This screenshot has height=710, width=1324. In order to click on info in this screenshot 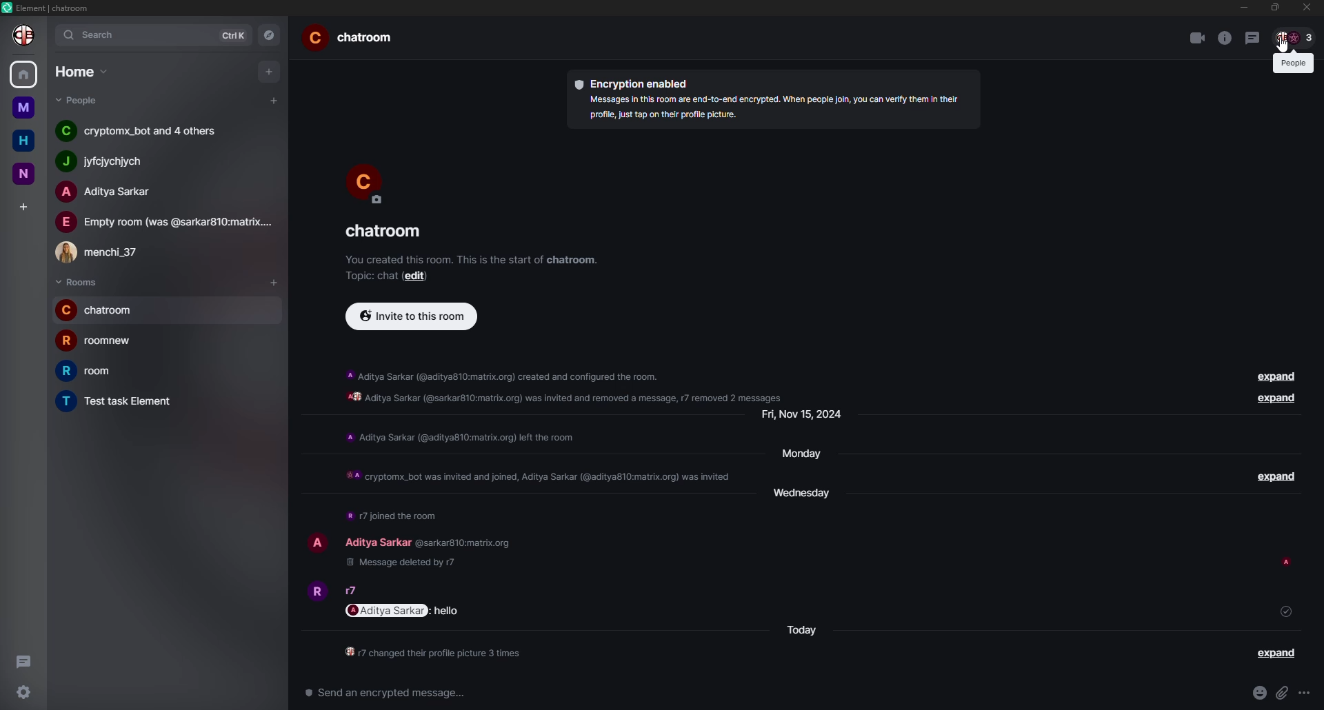, I will do `click(434, 654)`.